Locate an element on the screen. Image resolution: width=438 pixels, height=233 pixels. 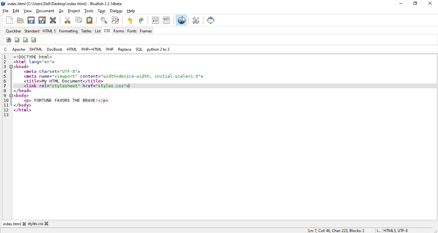
span is located at coordinates (17, 39).